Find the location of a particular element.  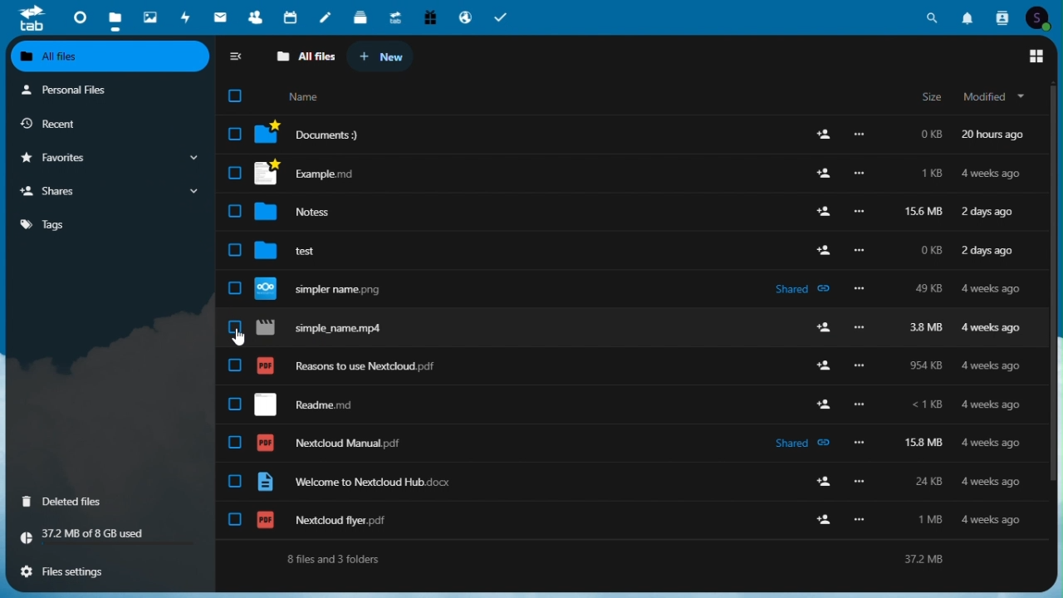

recent is located at coordinates (101, 123).